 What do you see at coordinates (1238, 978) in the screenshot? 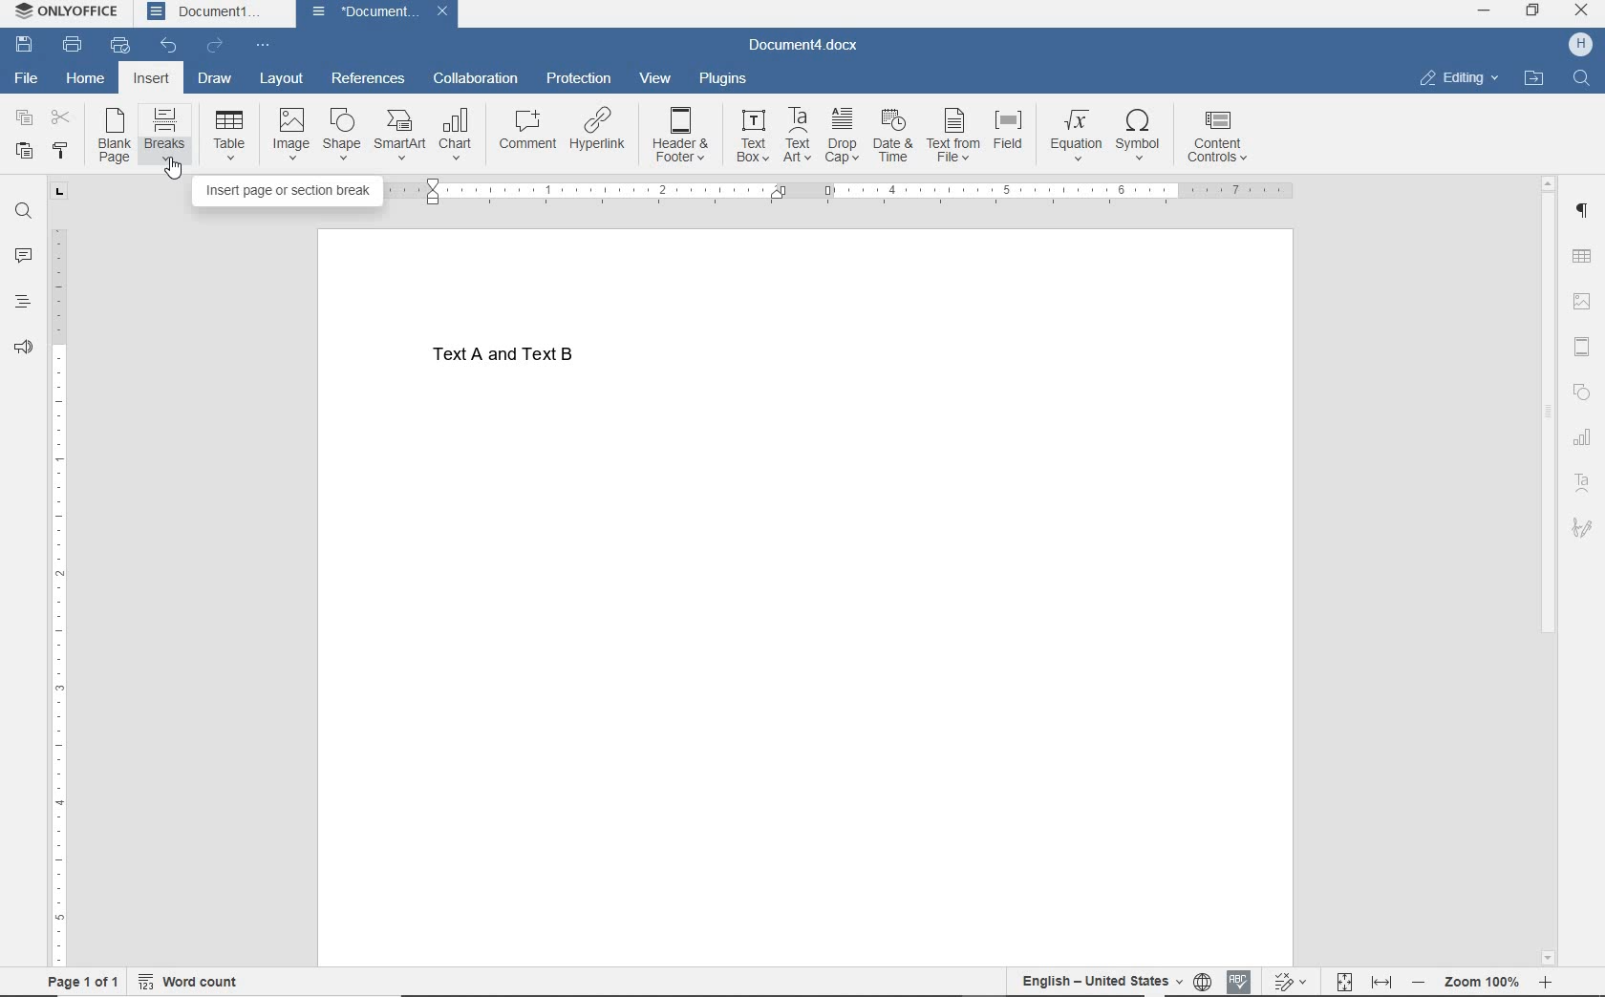
I see `SPELL CHECKING` at bounding box center [1238, 978].